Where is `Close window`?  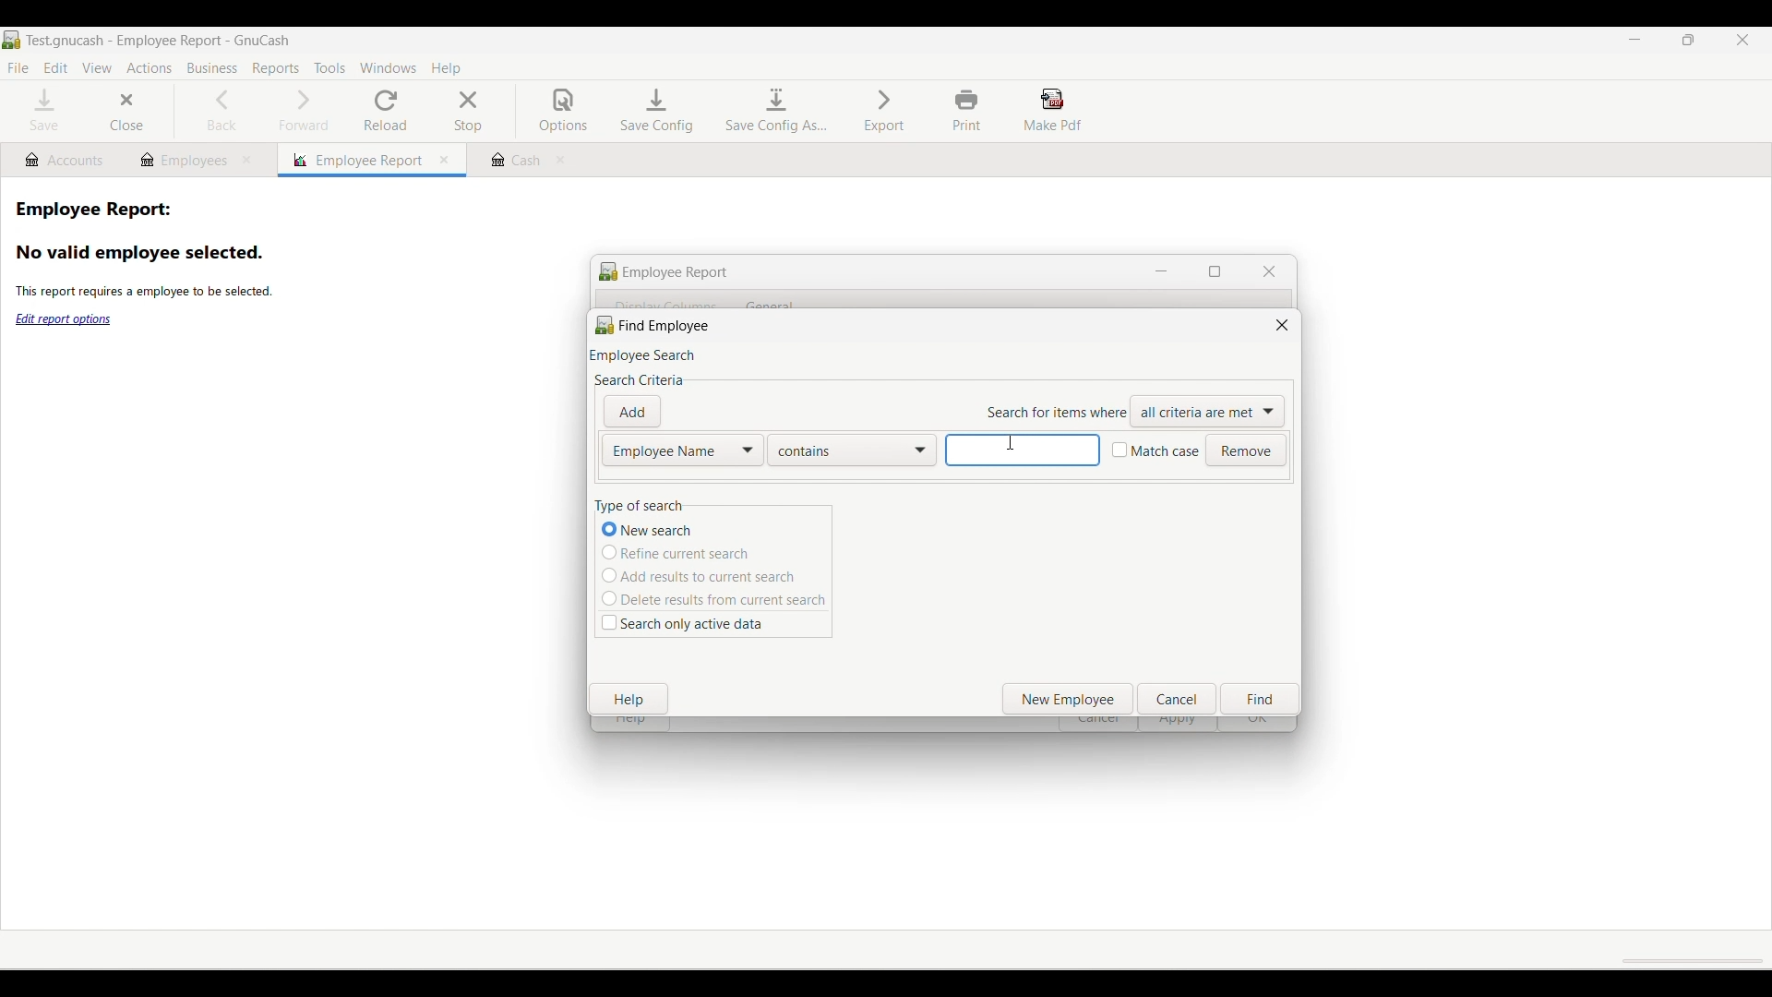 Close window is located at coordinates (1282, 325).